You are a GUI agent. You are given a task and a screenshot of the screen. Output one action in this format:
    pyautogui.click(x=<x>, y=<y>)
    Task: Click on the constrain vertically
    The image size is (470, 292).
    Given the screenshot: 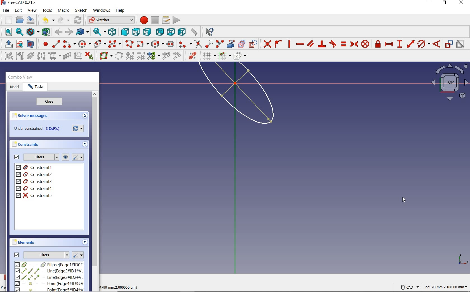 What is the action you would take?
    pyautogui.click(x=289, y=44)
    